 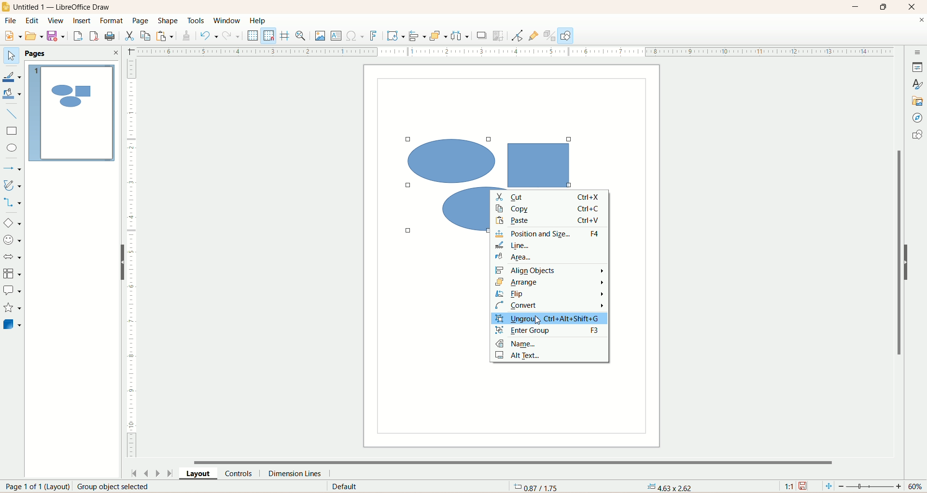 What do you see at coordinates (438, 37) in the screenshot?
I see `arrange` at bounding box center [438, 37].